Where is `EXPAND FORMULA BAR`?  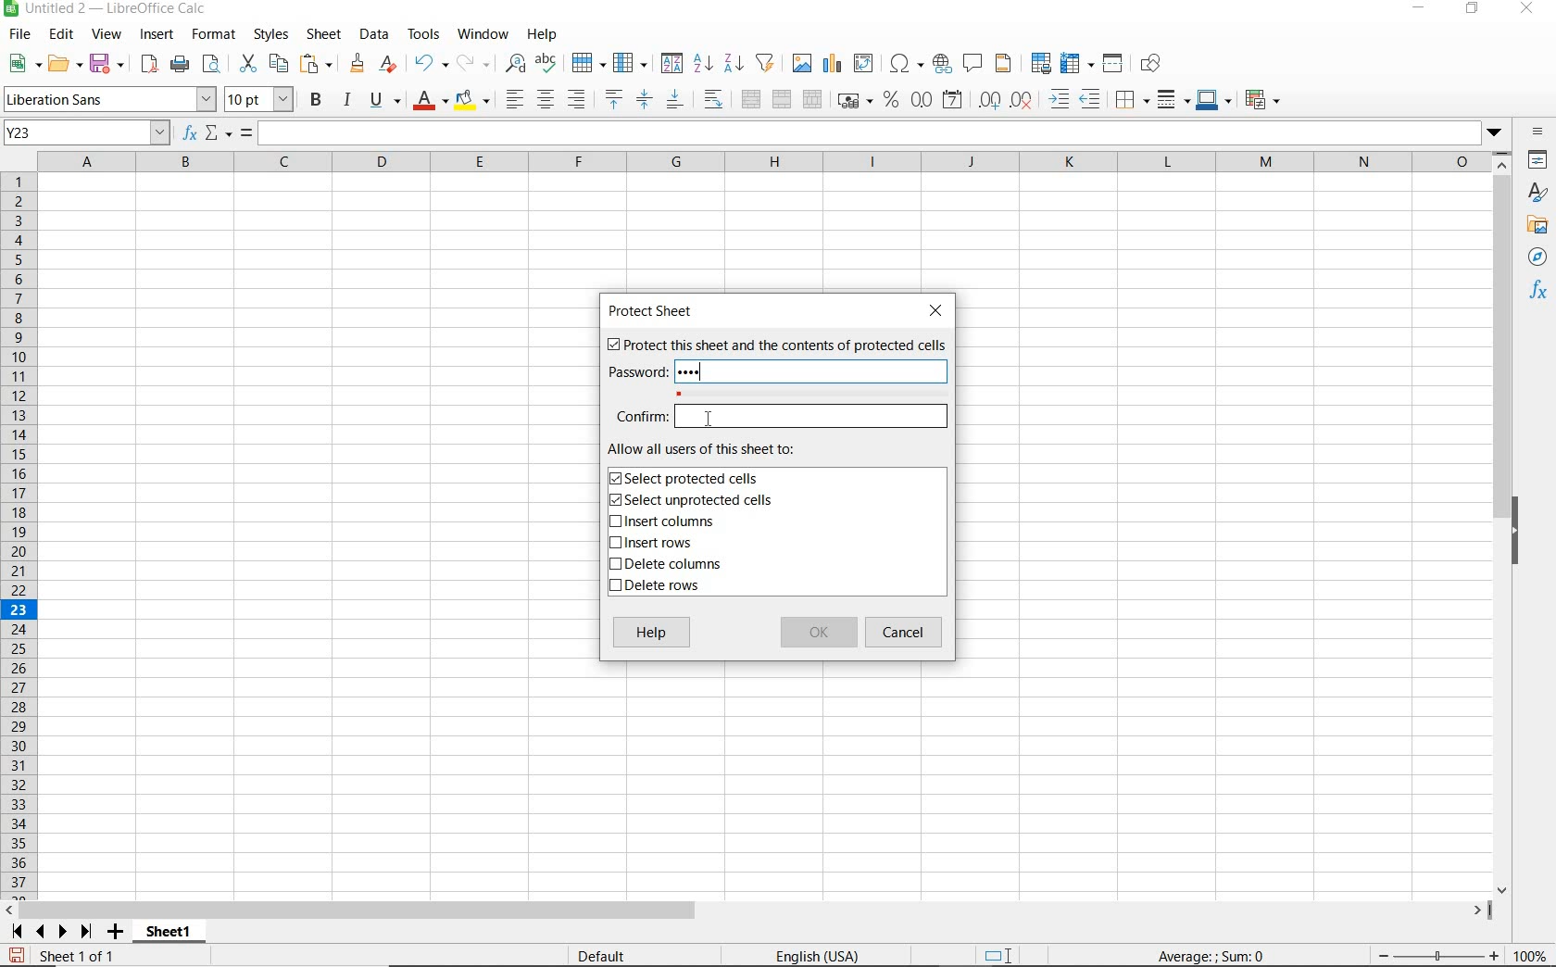 EXPAND FORMULA BAR is located at coordinates (885, 133).